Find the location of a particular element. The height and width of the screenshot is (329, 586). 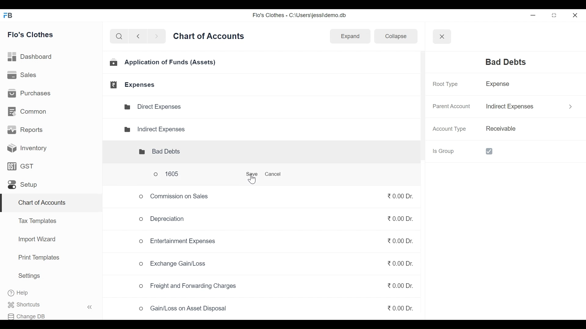

close is located at coordinates (576, 14).